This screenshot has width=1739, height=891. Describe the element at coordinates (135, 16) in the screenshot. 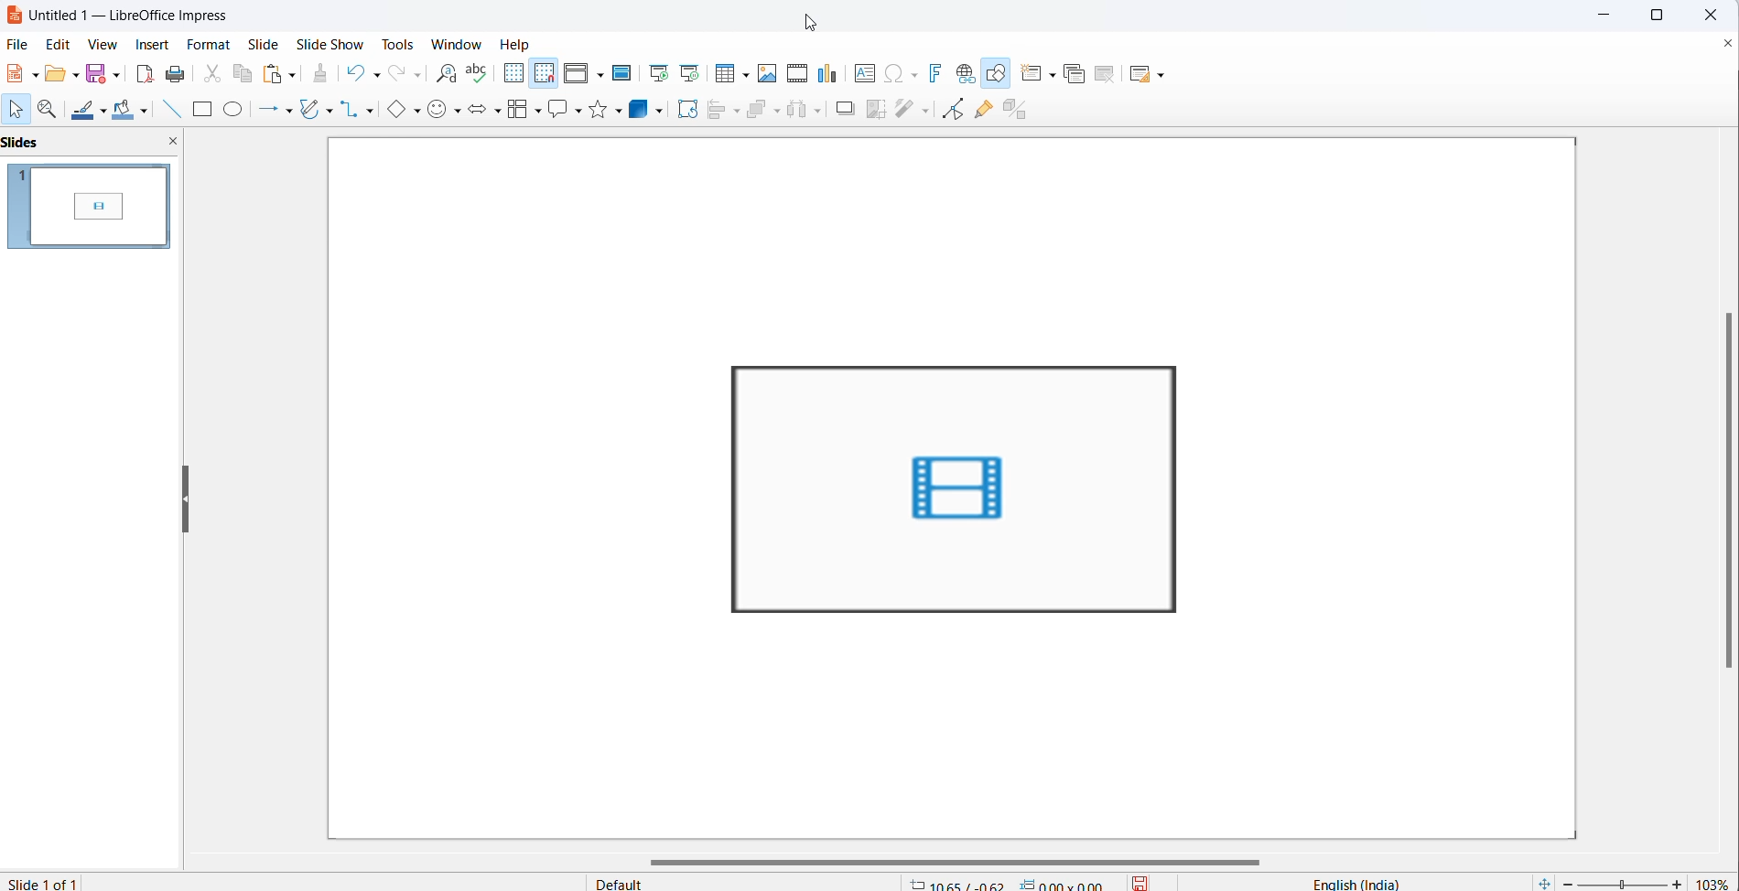

I see `file title` at that location.